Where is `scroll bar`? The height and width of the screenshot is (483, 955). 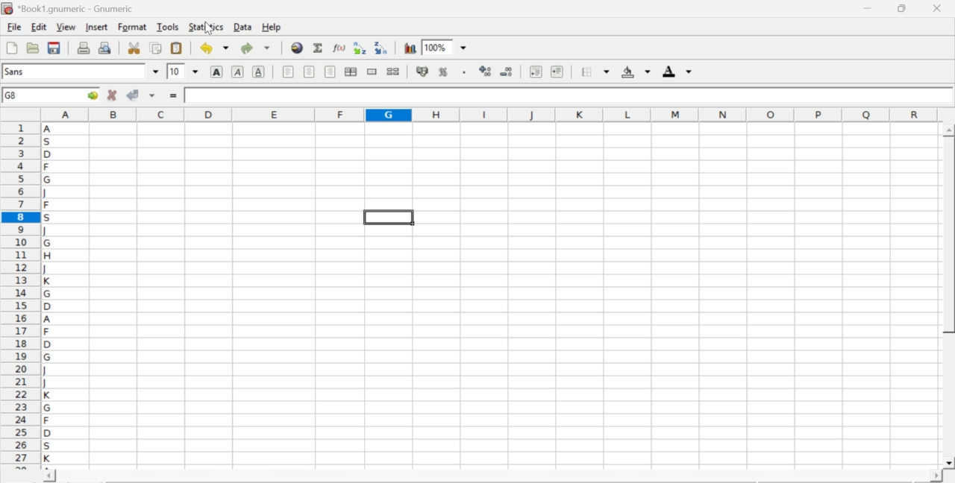 scroll bar is located at coordinates (949, 297).